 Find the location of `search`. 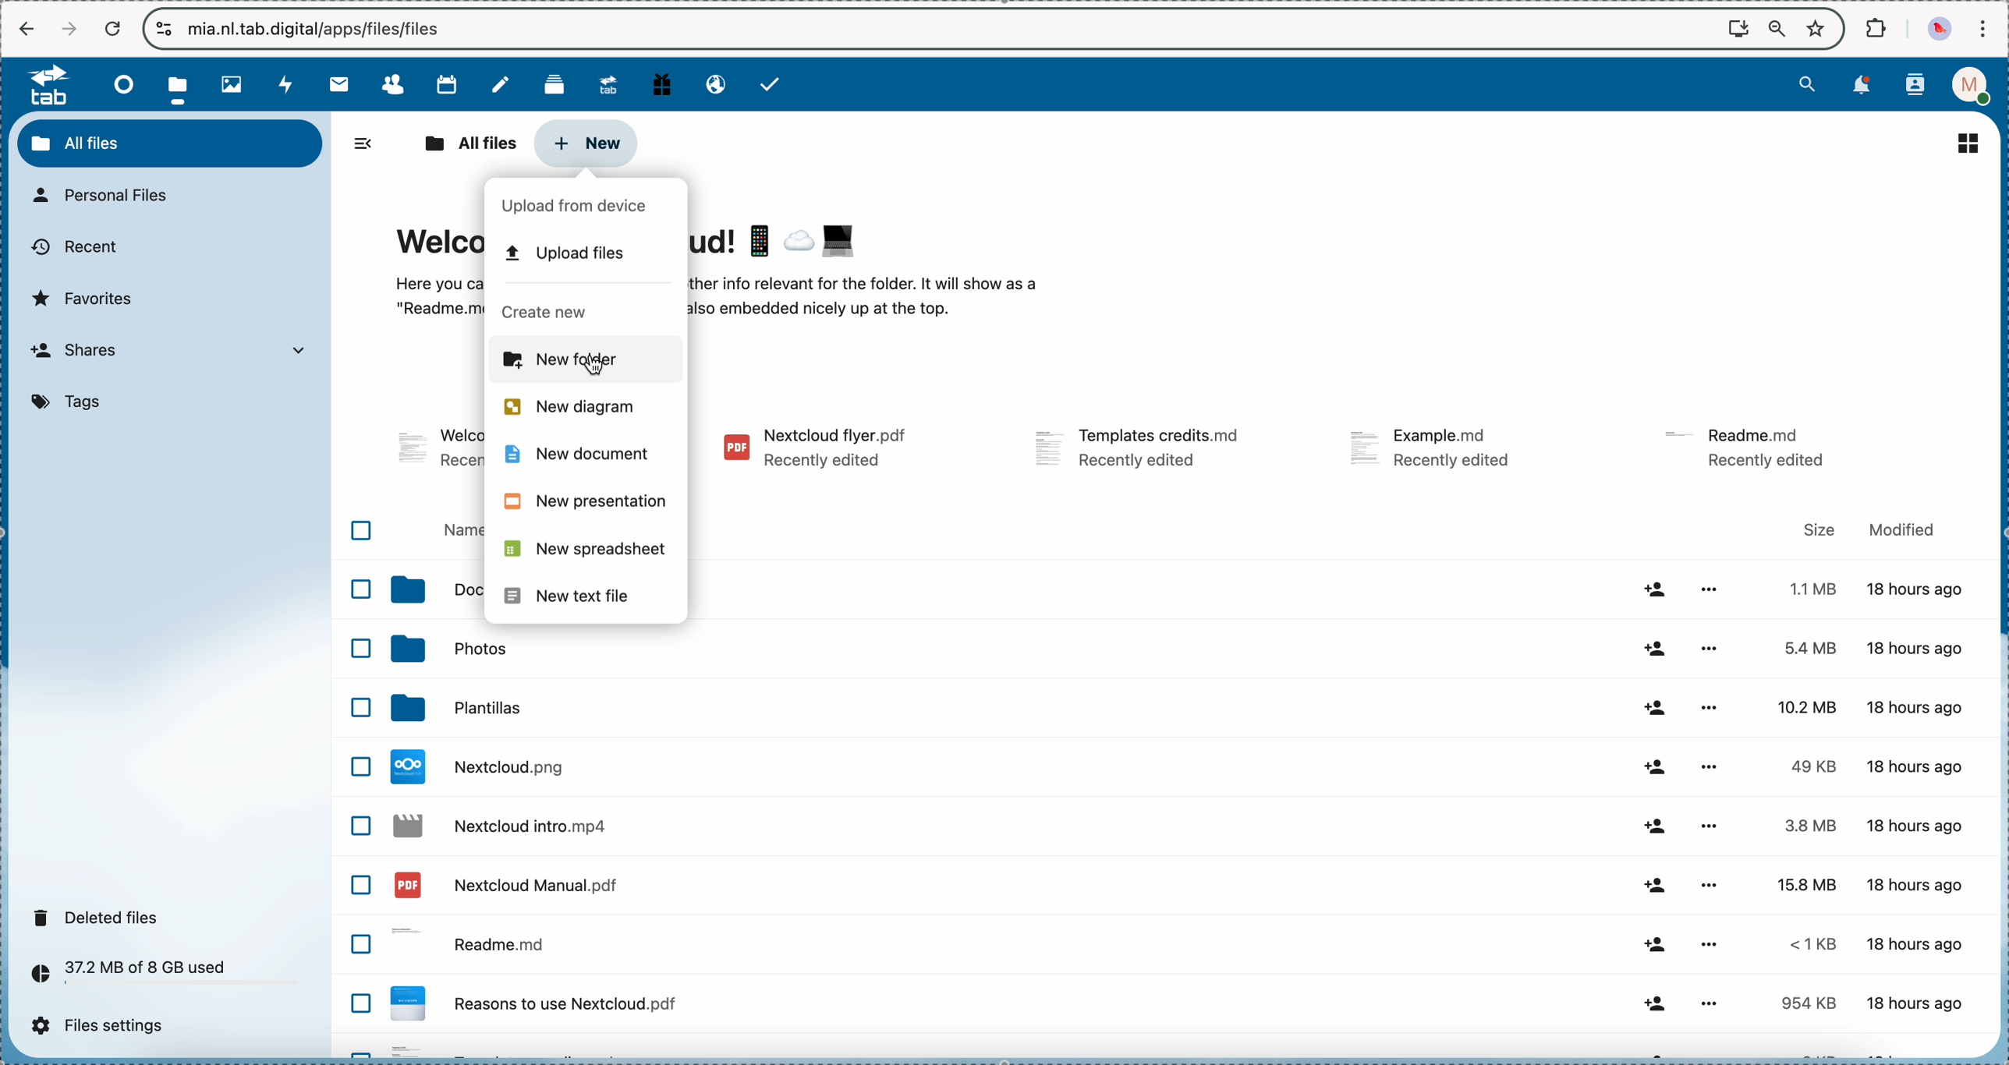

search is located at coordinates (1807, 83).